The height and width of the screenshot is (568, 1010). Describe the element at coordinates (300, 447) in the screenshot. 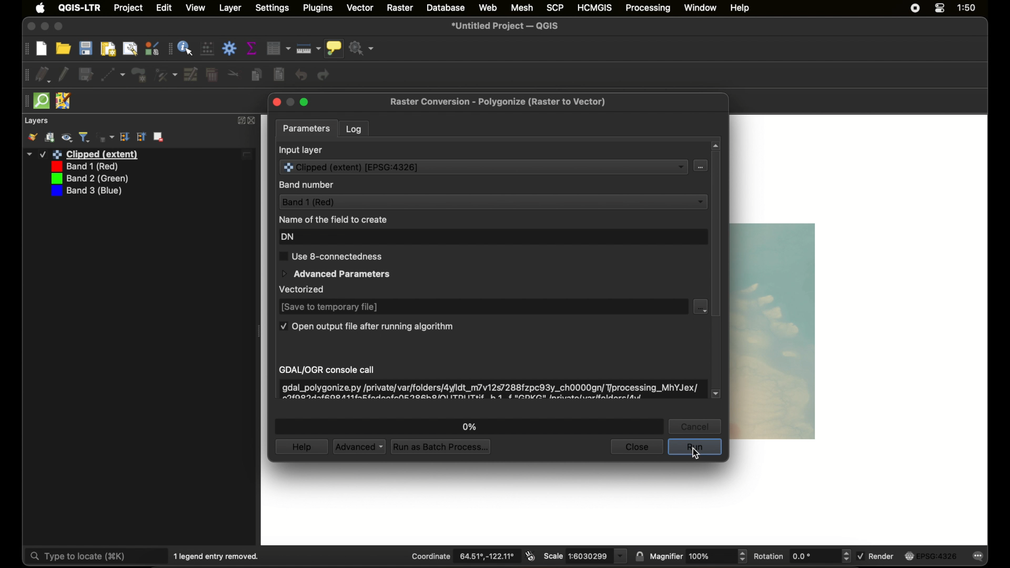

I see `help` at that location.